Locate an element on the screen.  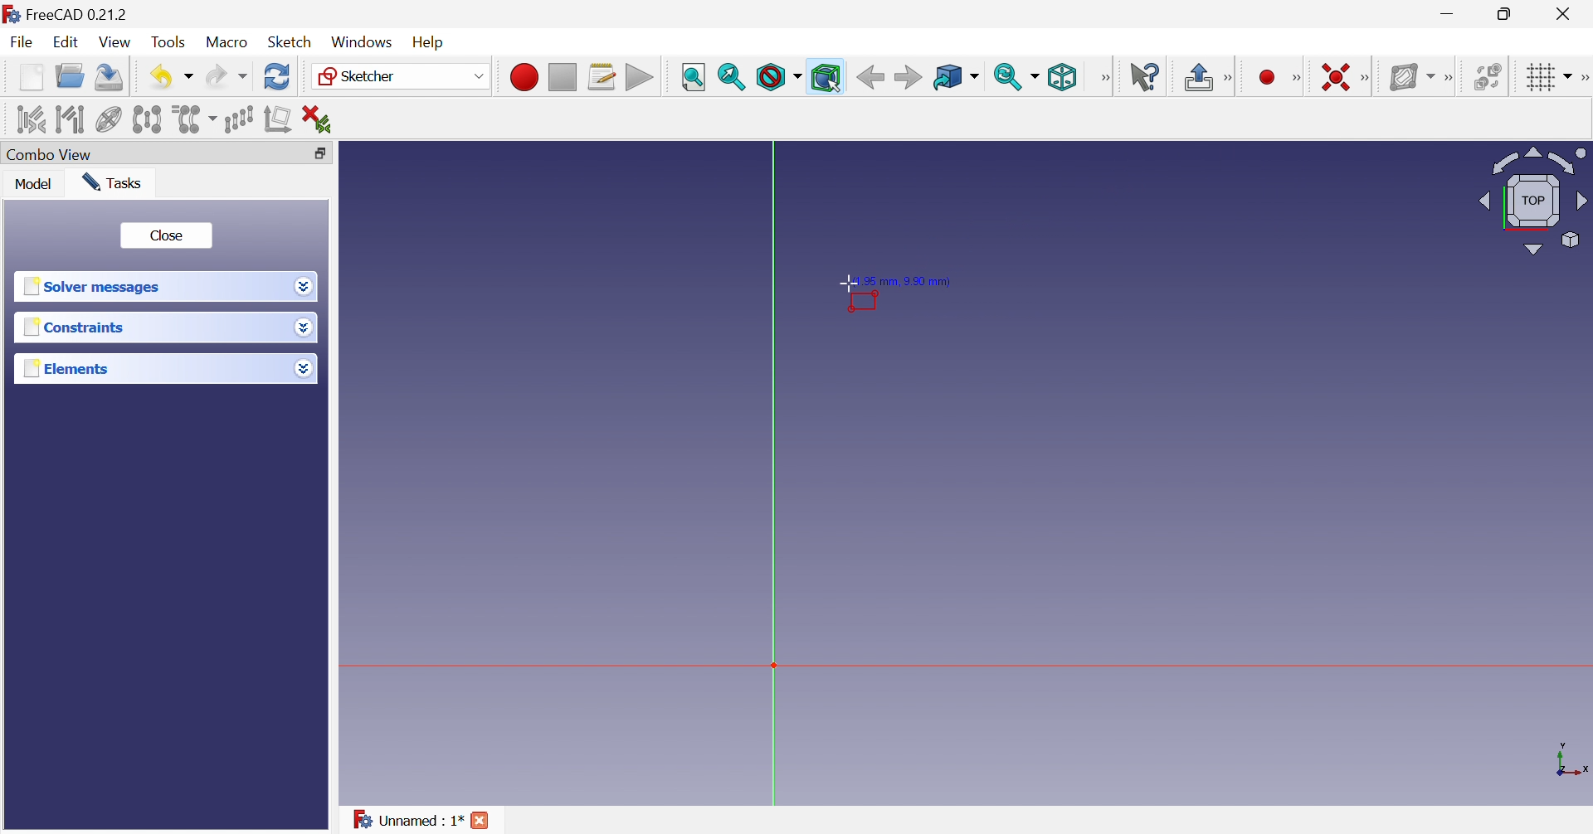
Stop macro recording is located at coordinates (563, 76).